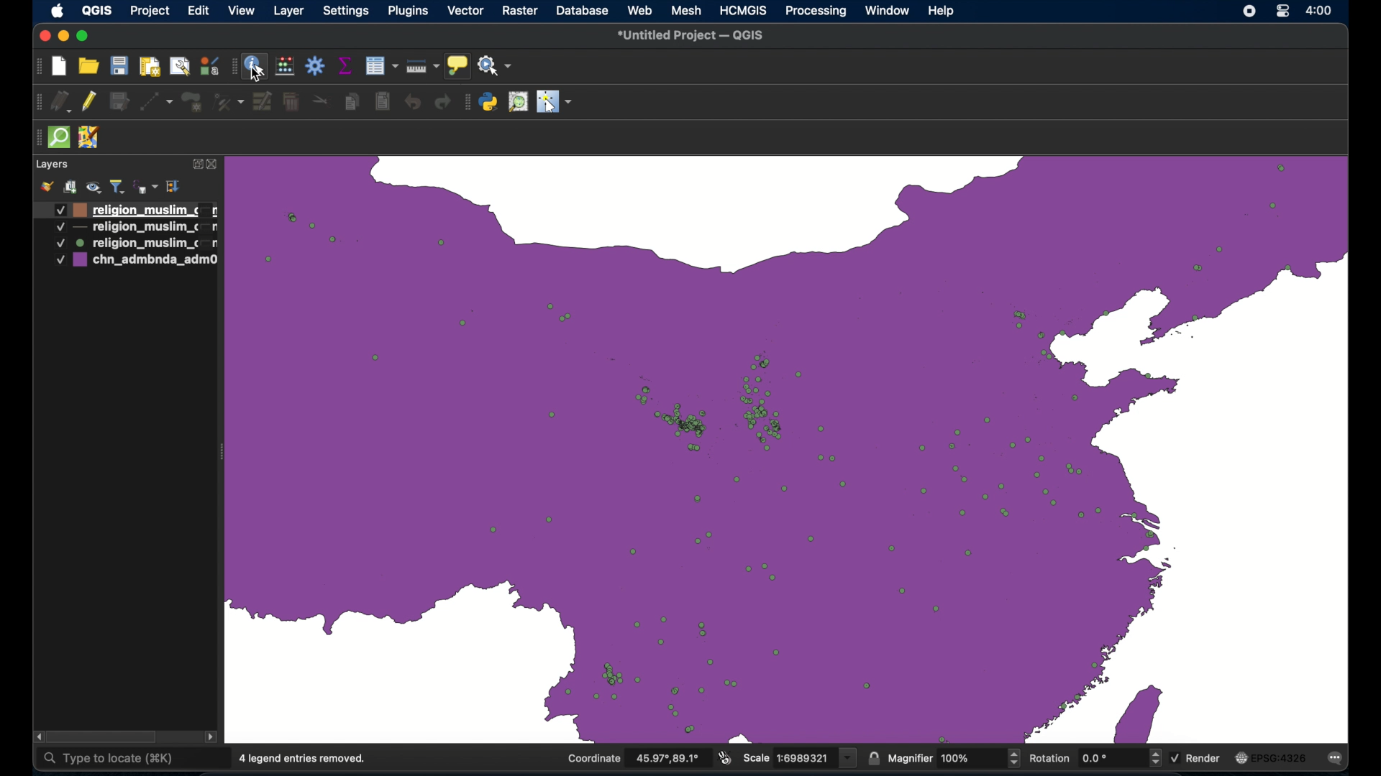  What do you see at coordinates (263, 101) in the screenshot?
I see `modify attributes` at bounding box center [263, 101].